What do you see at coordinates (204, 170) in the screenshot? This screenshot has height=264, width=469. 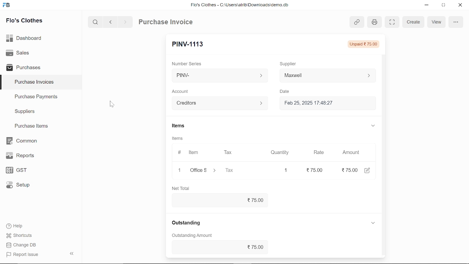 I see `Office supplies` at bounding box center [204, 170].